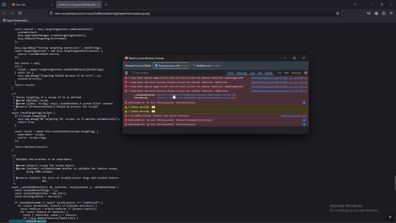  Describe the element at coordinates (368, 13) in the screenshot. I see `save to pocket` at that location.